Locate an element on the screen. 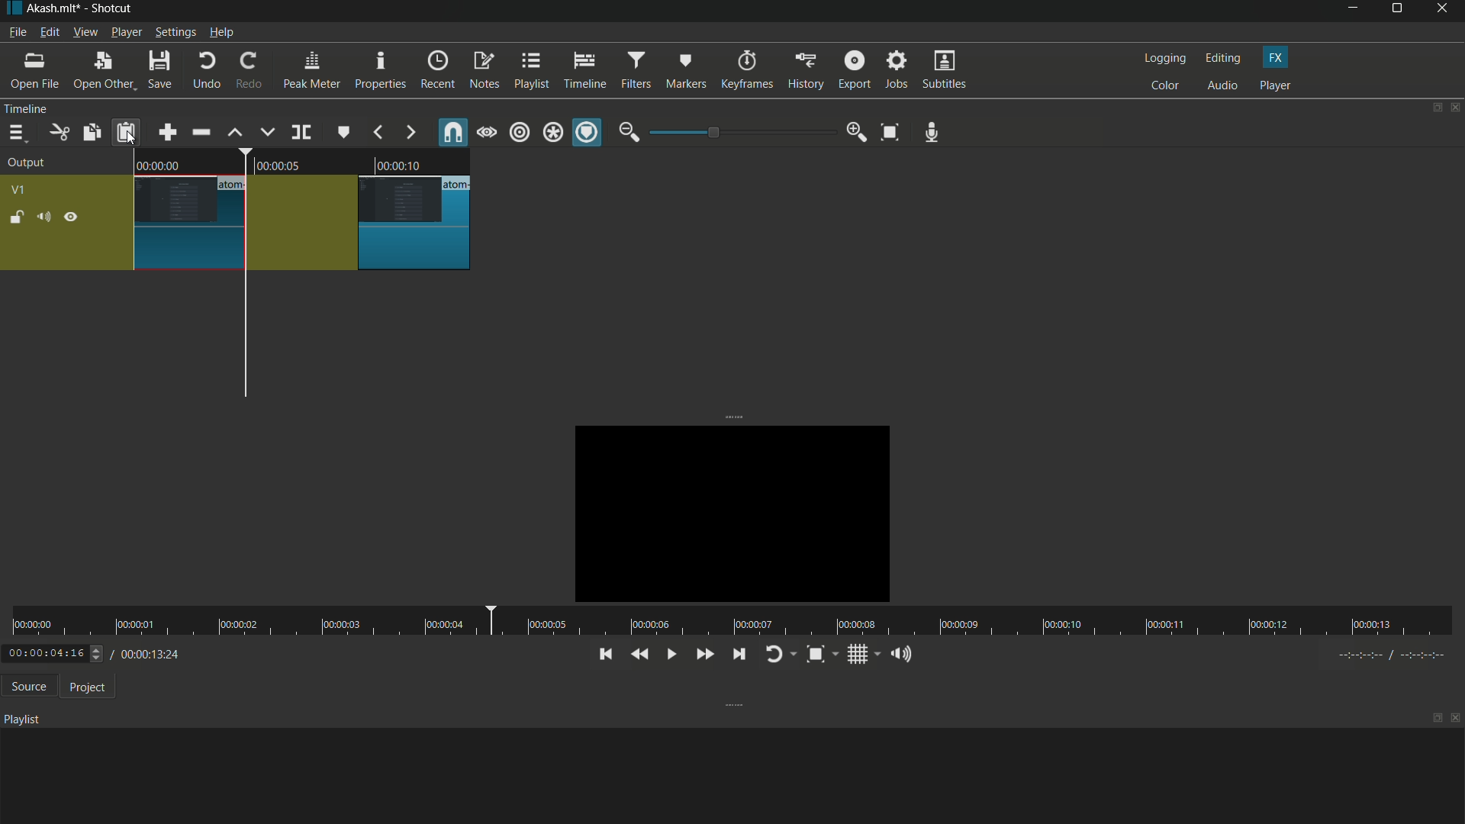 The image size is (1465, 824). player is located at coordinates (1276, 85).